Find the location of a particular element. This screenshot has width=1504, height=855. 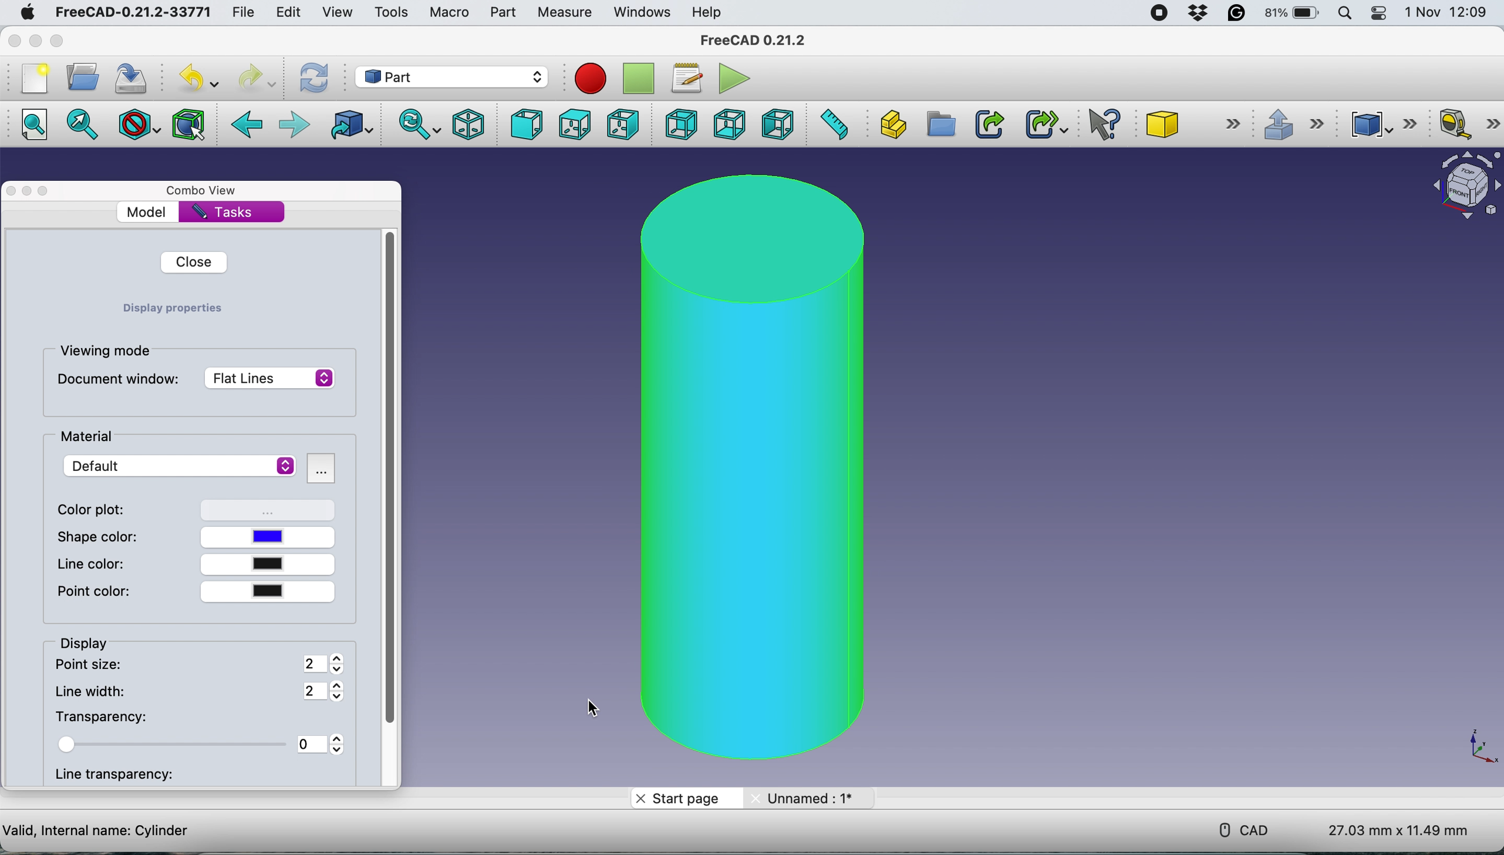

windows is located at coordinates (644, 14).